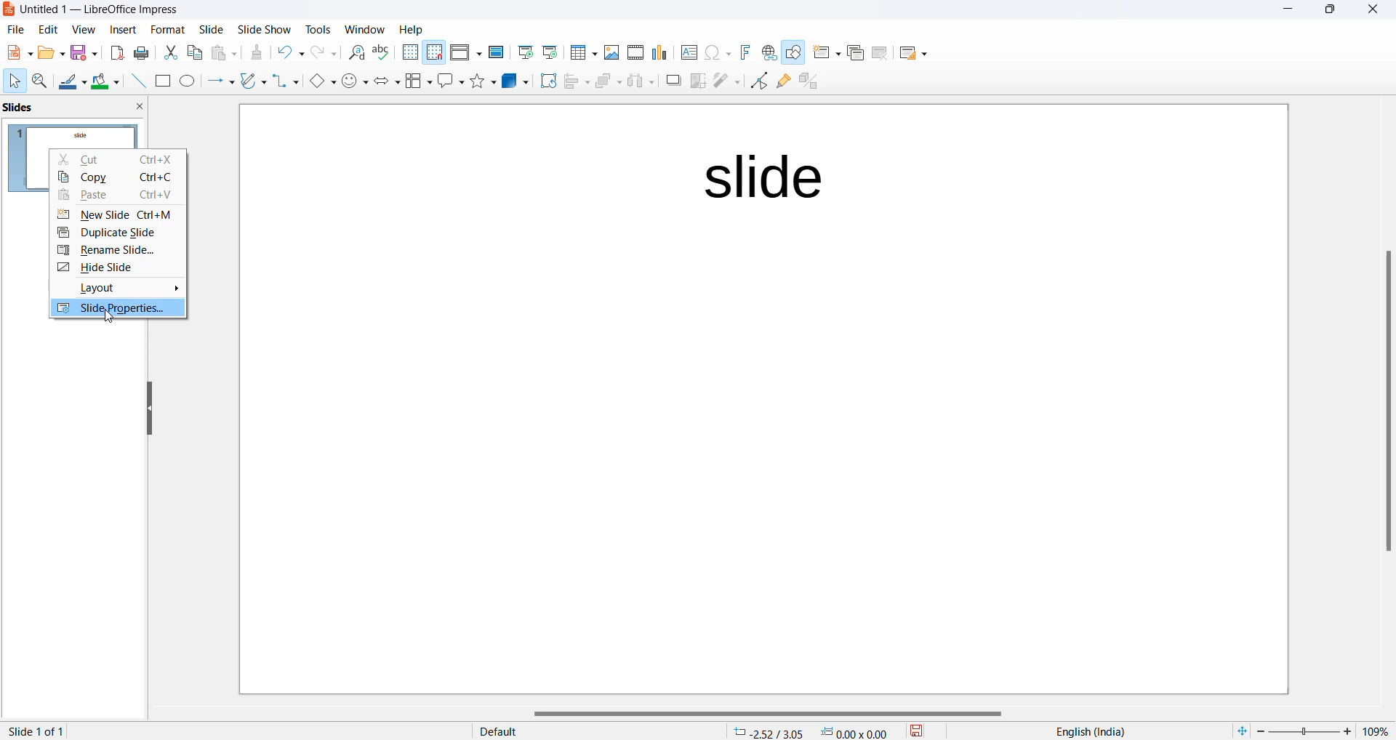  I want to click on zoom and pan , so click(41, 84).